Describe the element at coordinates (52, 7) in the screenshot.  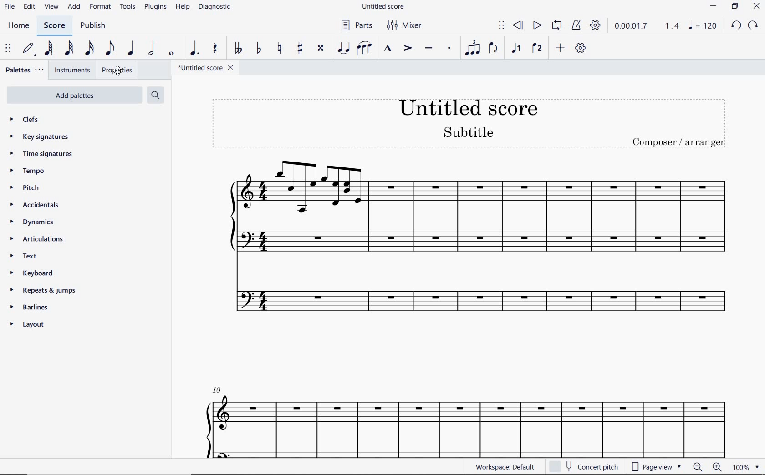
I see `VIEW` at that location.